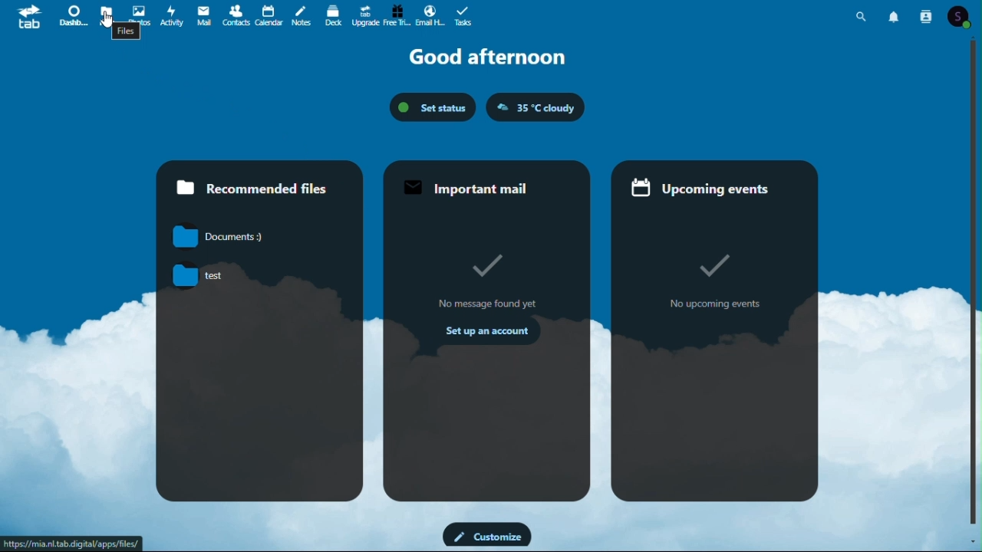  What do you see at coordinates (73, 14) in the screenshot?
I see `Dashboard` at bounding box center [73, 14].